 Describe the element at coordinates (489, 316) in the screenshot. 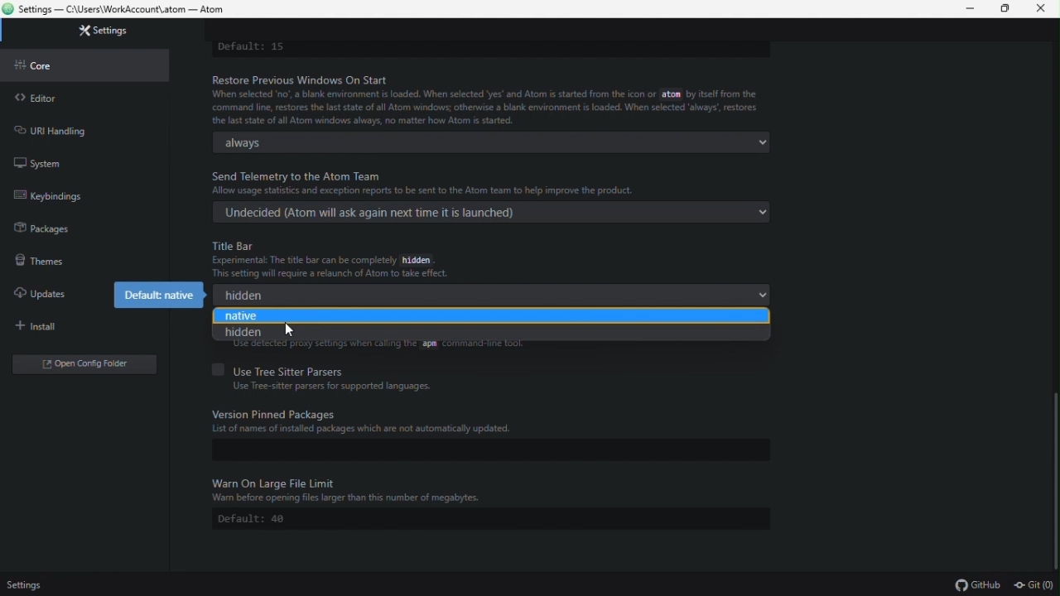

I see `native` at that location.